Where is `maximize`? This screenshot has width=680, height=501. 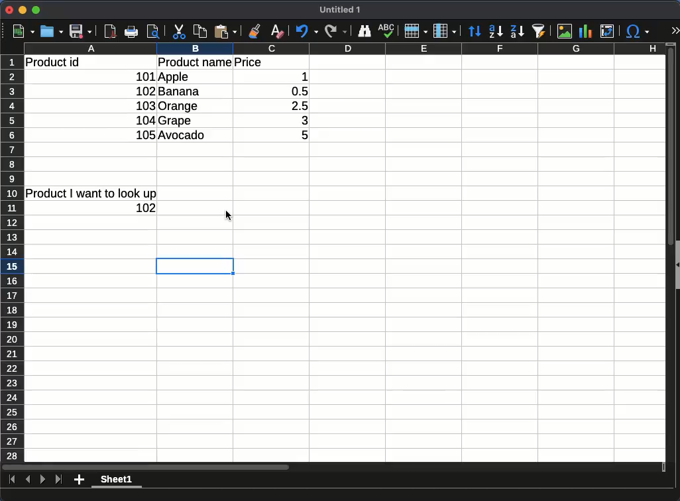
maximize is located at coordinates (36, 10).